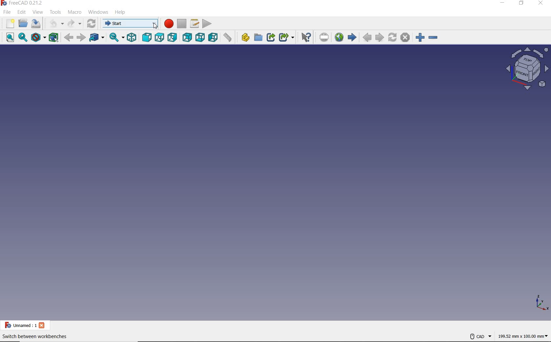 This screenshot has width=551, height=342. What do you see at coordinates (38, 12) in the screenshot?
I see `VIEW` at bounding box center [38, 12].